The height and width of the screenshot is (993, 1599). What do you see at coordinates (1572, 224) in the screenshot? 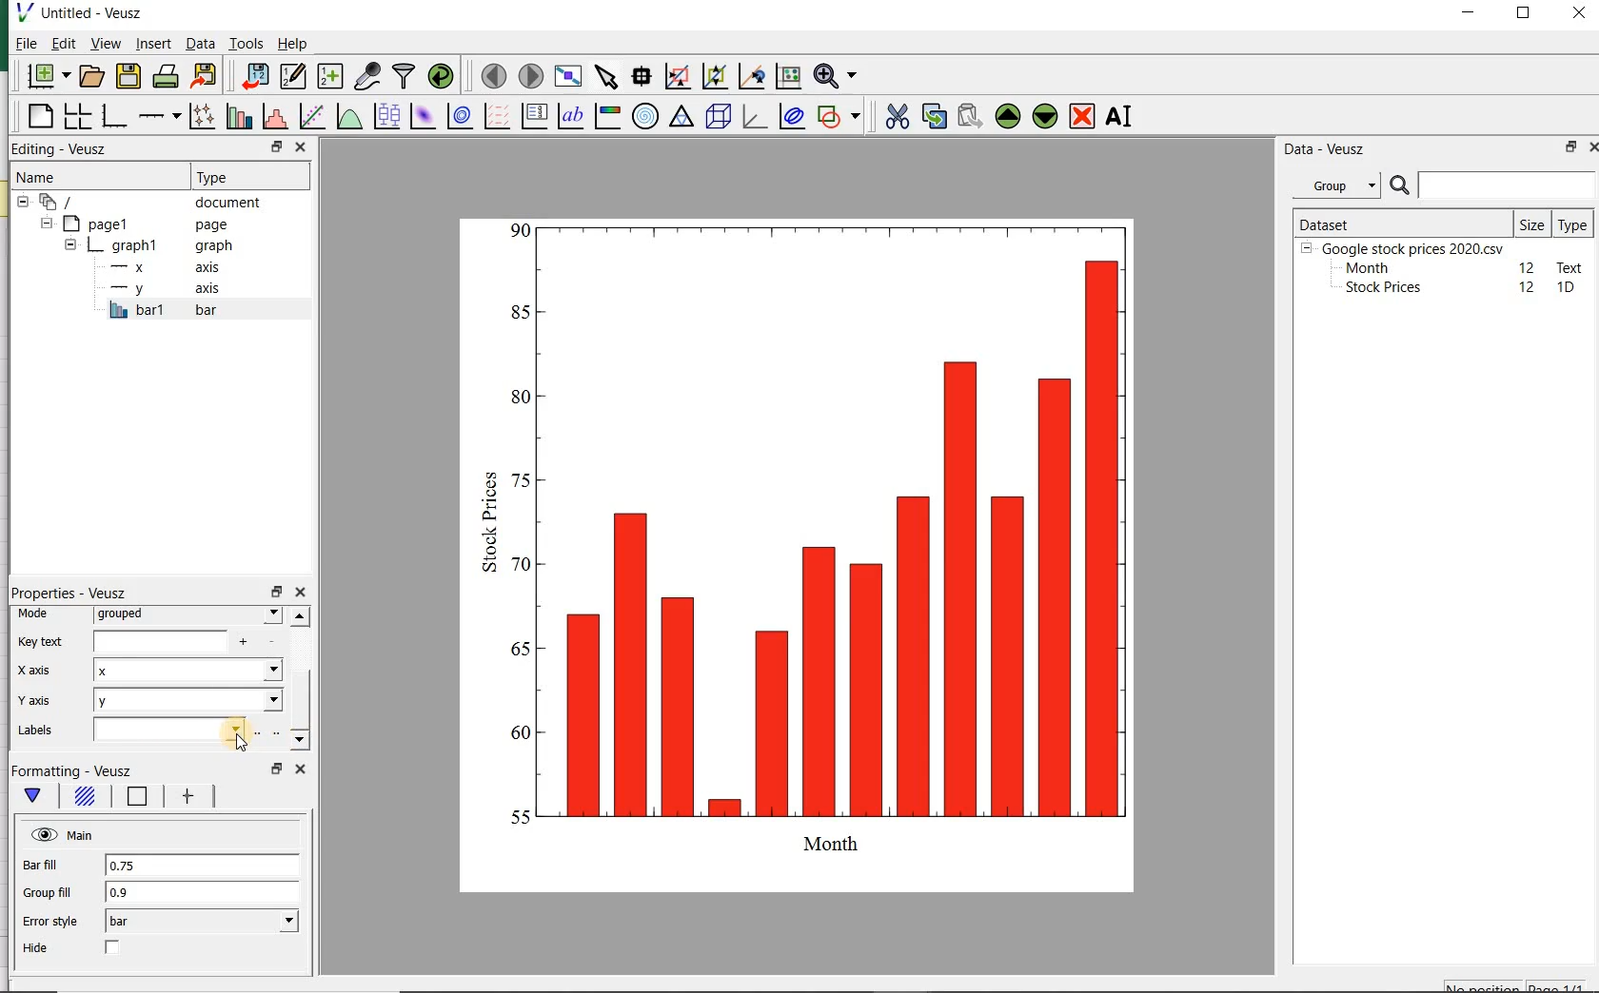
I see `Type` at bounding box center [1572, 224].